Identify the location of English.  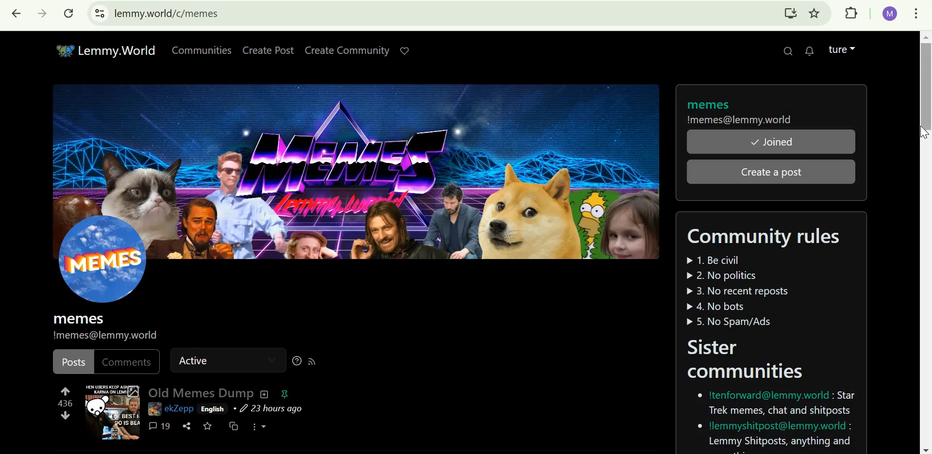
(214, 409).